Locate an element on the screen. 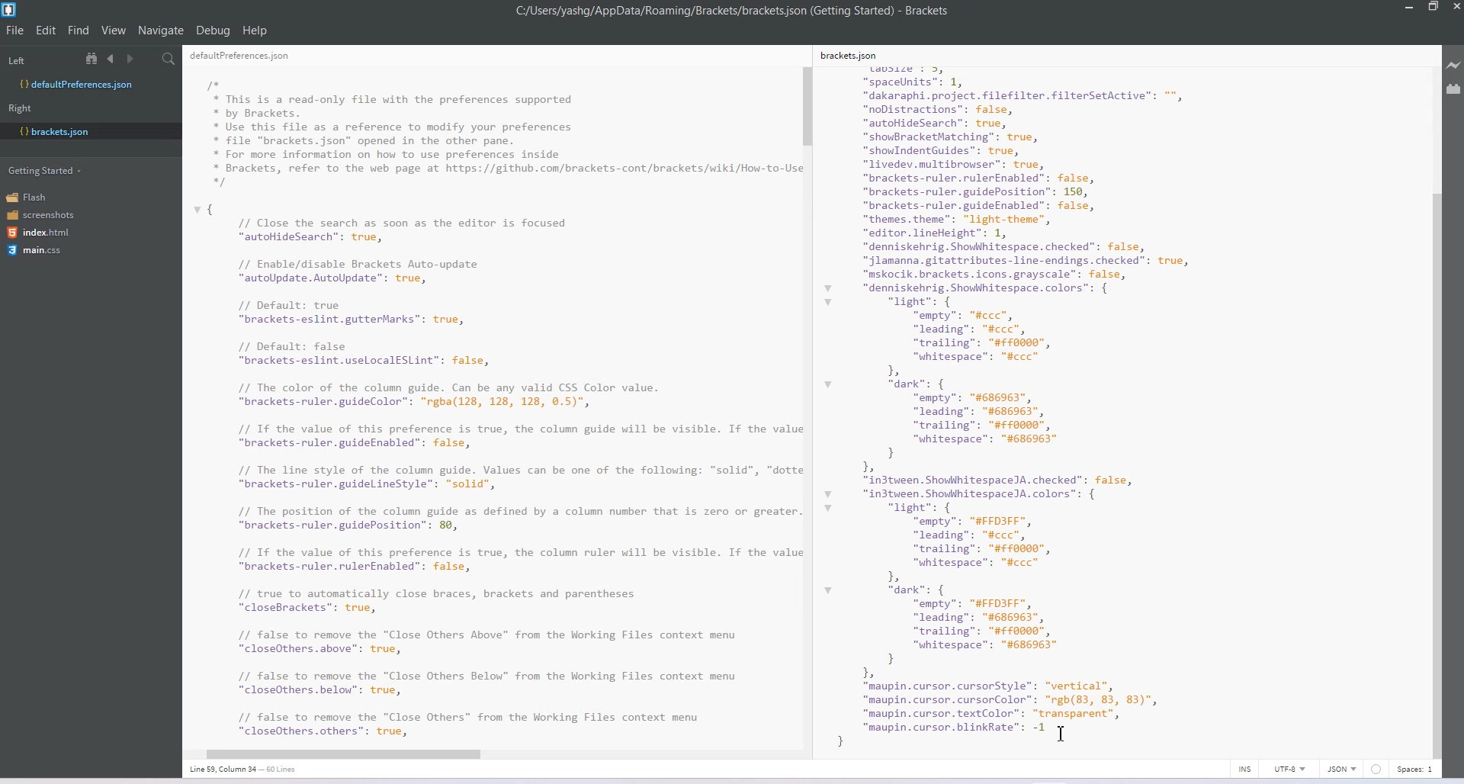  Minimize is located at coordinates (1411, 8).